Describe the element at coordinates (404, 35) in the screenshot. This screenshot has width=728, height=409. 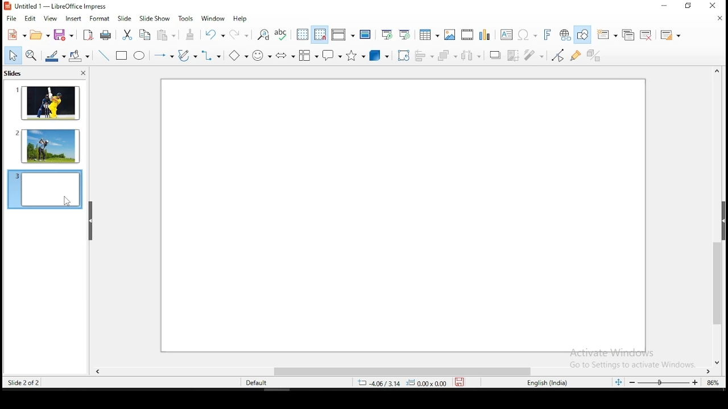
I see `start from current slide` at that location.